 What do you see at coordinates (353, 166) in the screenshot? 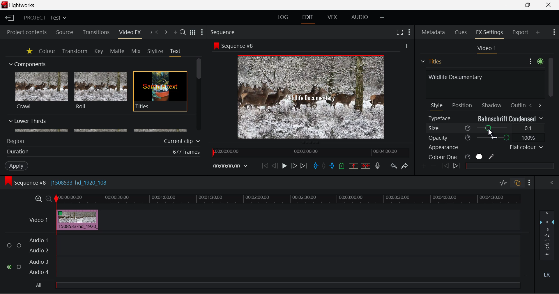
I see `Remove Marked Section` at bounding box center [353, 166].